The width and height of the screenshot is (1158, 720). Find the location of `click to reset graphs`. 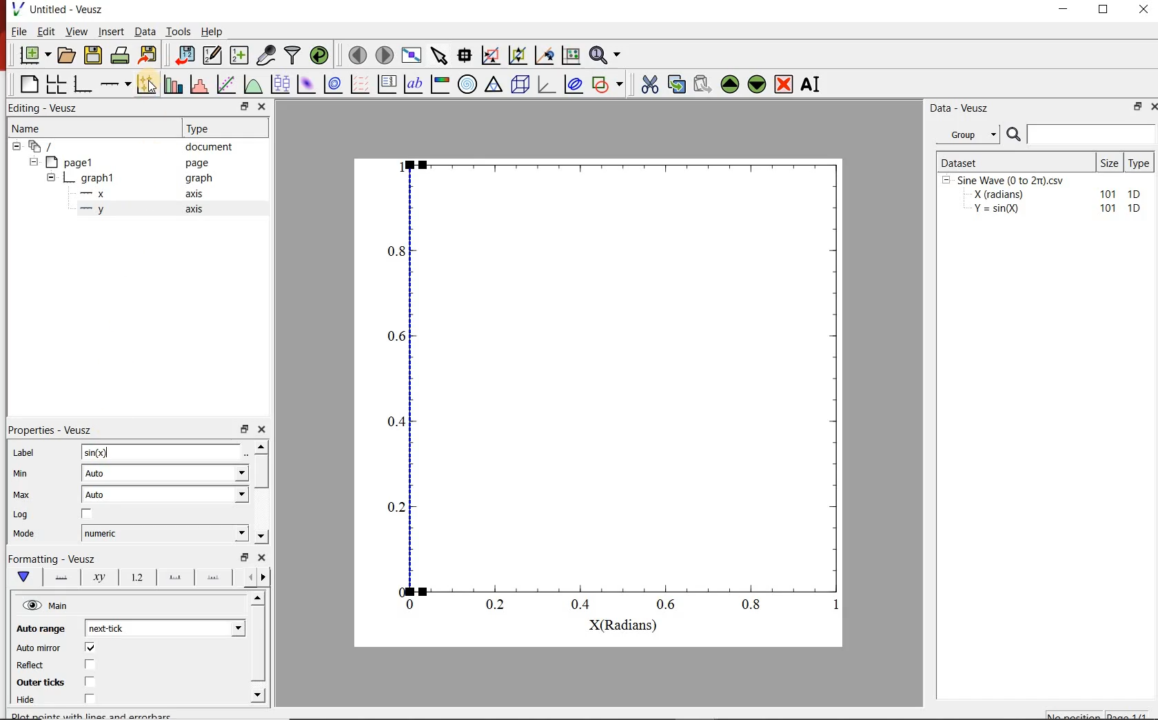

click to reset graphs is located at coordinates (571, 54).